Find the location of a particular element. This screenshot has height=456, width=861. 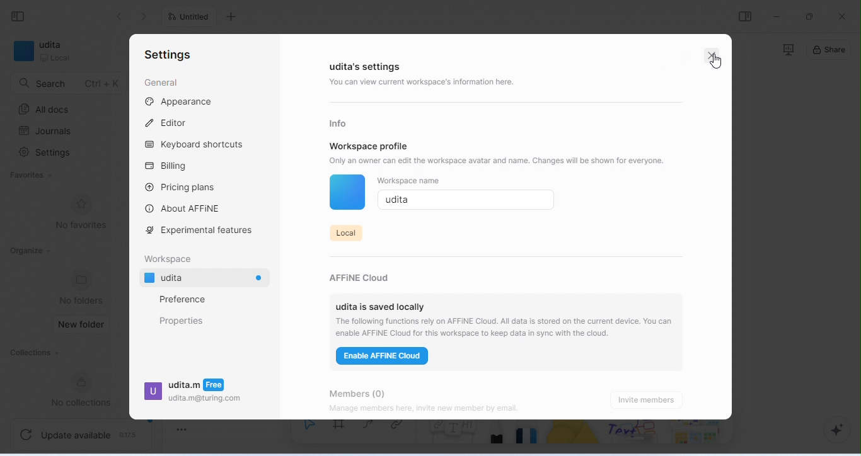

appearance is located at coordinates (180, 102).